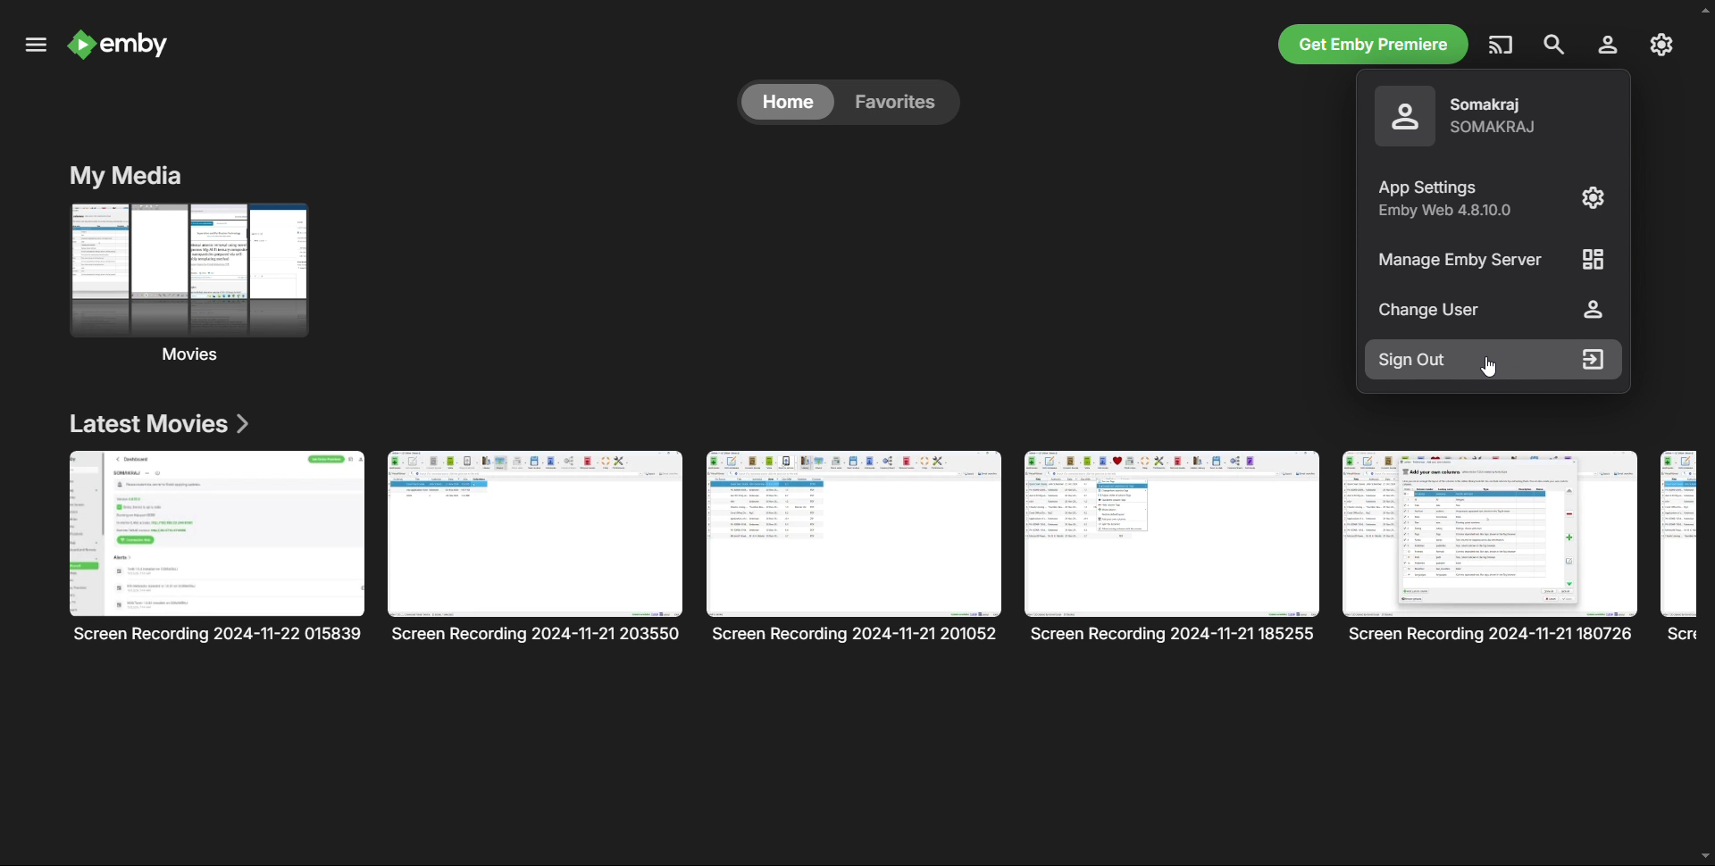  Describe the element at coordinates (788, 102) in the screenshot. I see `home` at that location.